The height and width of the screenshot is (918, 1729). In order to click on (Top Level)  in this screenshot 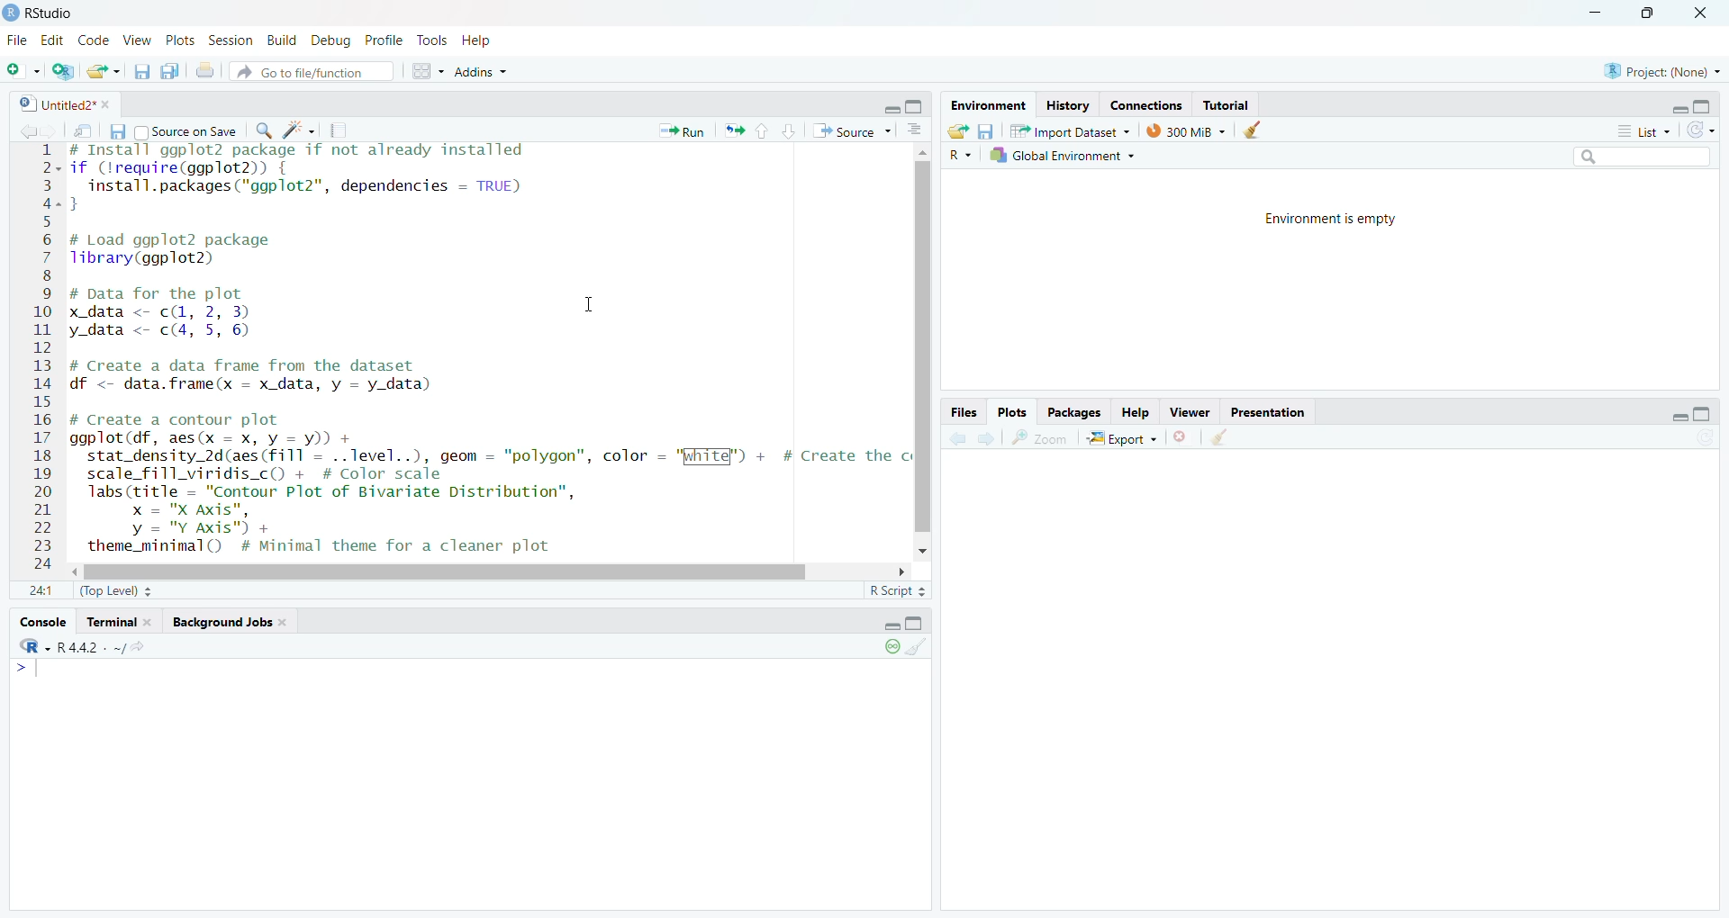, I will do `click(111, 593)`.